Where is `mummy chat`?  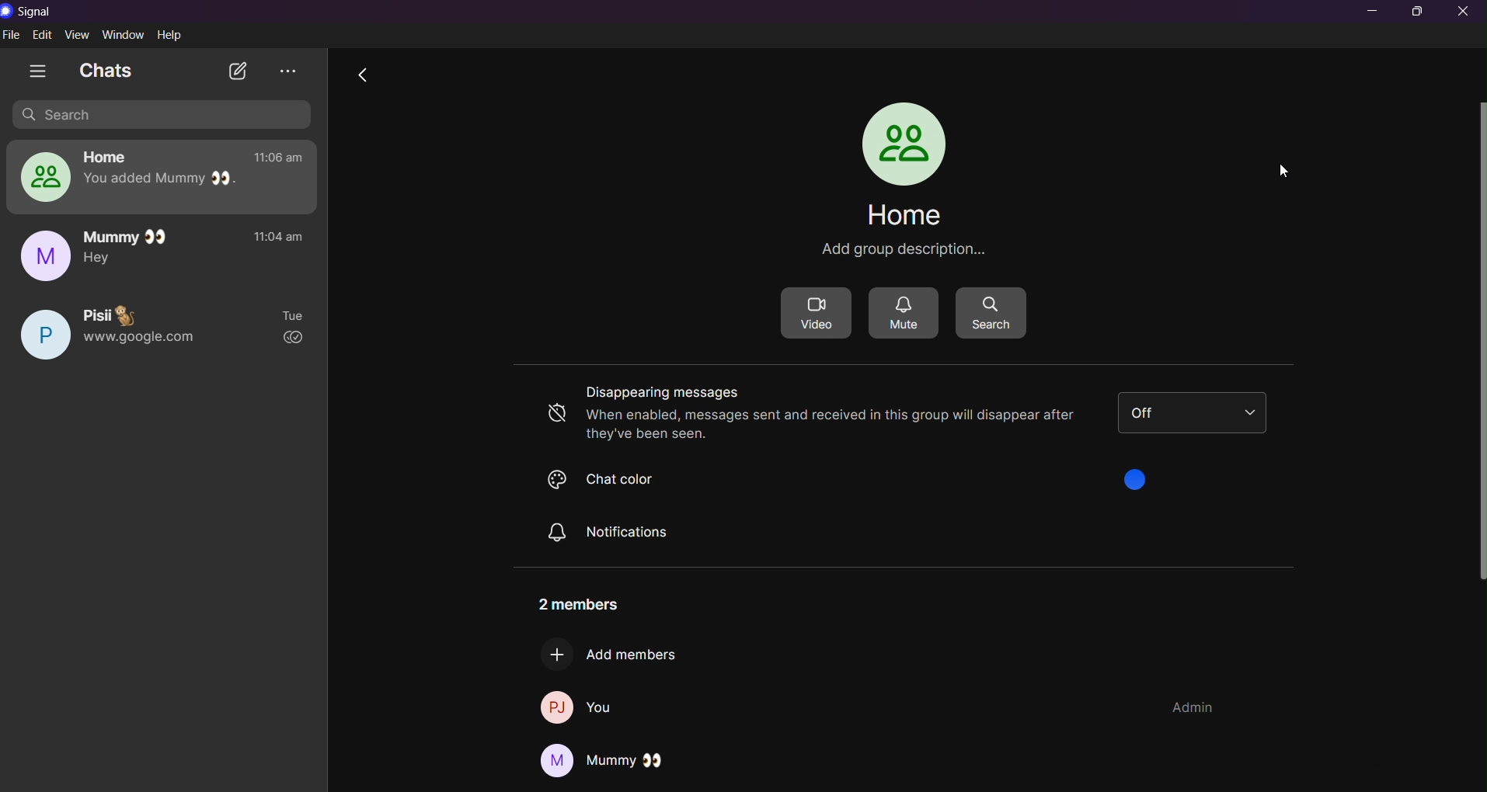
mummy chat is located at coordinates (168, 253).